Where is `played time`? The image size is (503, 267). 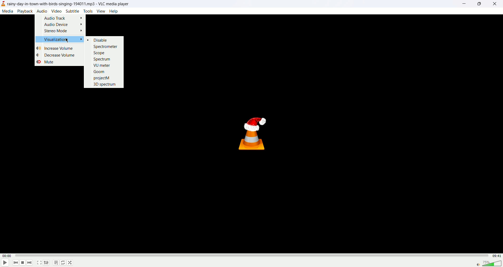
played time is located at coordinates (7, 256).